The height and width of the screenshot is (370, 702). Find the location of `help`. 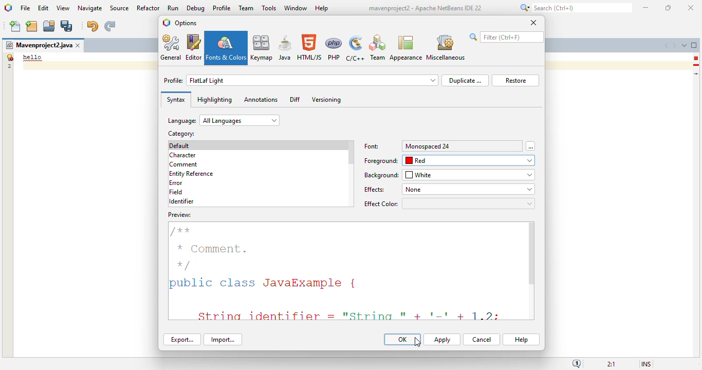

help is located at coordinates (522, 340).